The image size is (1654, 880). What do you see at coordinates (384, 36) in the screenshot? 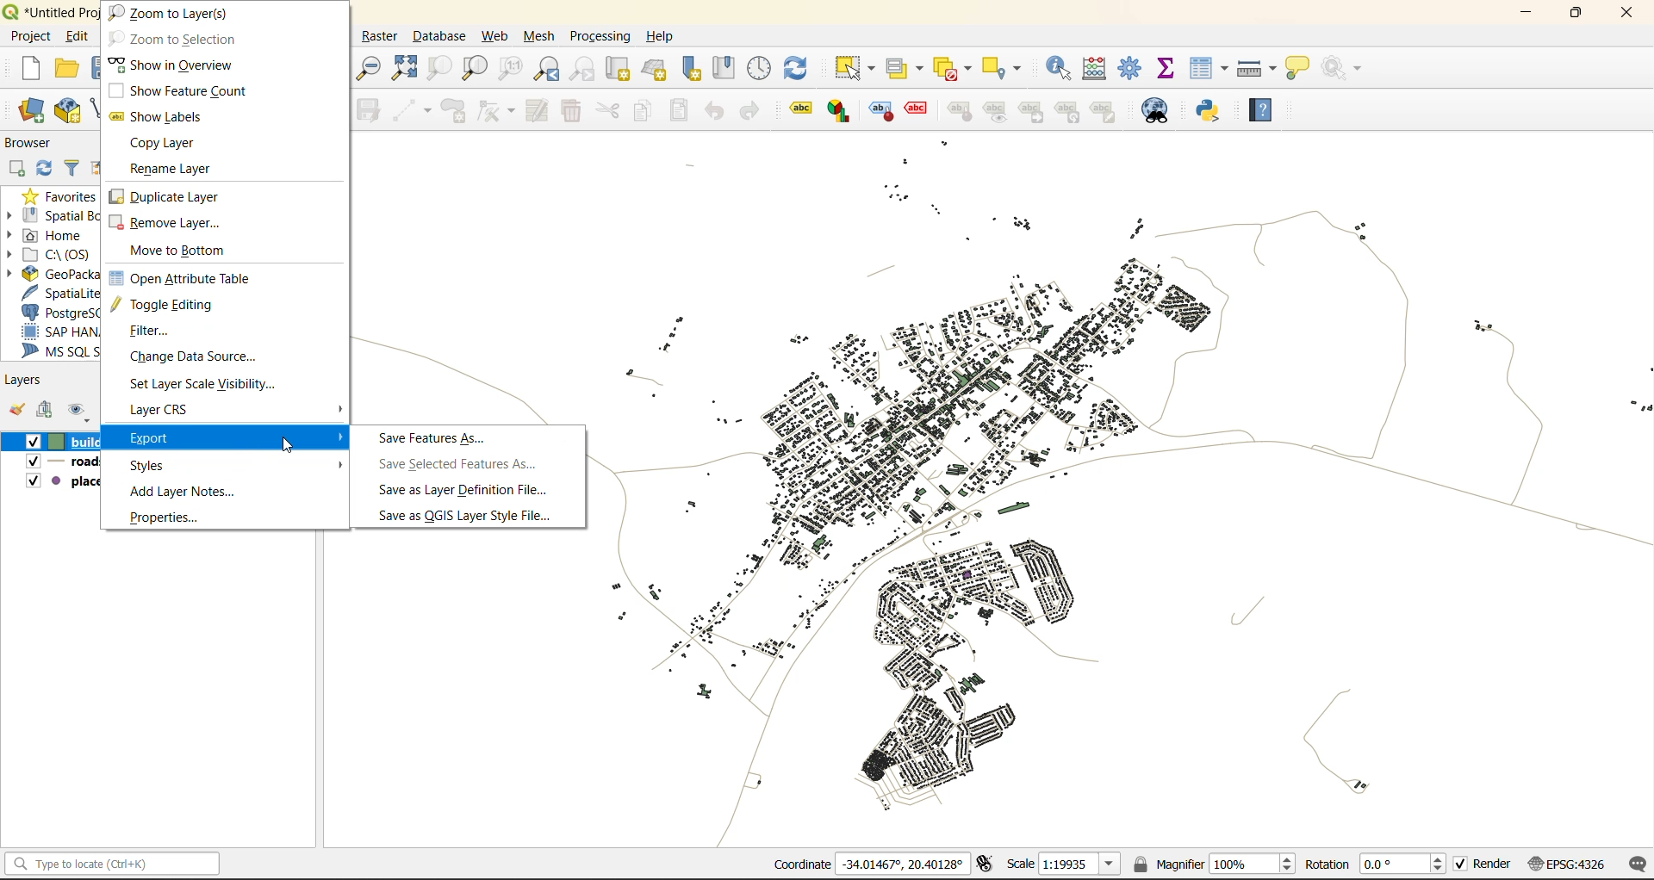
I see `raster` at bounding box center [384, 36].